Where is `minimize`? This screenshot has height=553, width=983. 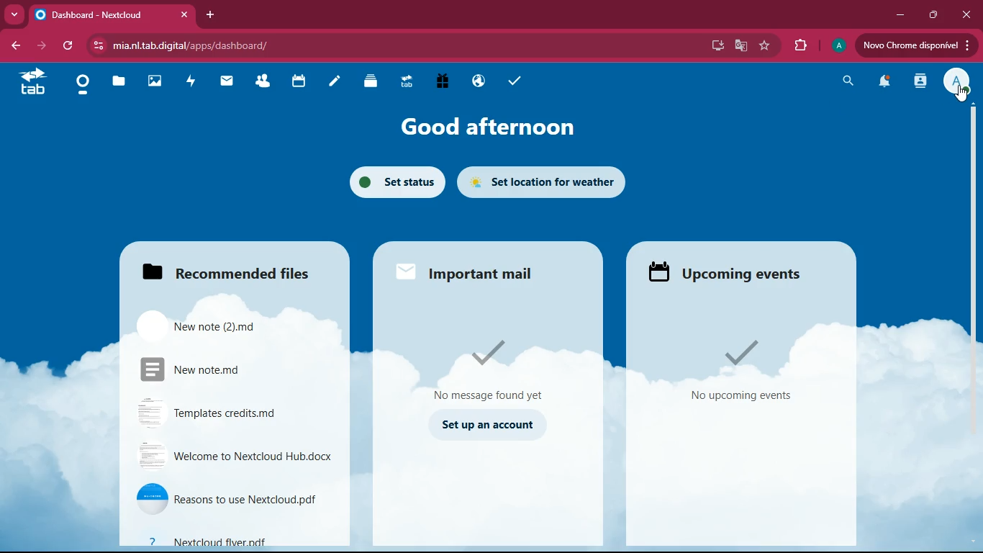 minimize is located at coordinates (899, 14).